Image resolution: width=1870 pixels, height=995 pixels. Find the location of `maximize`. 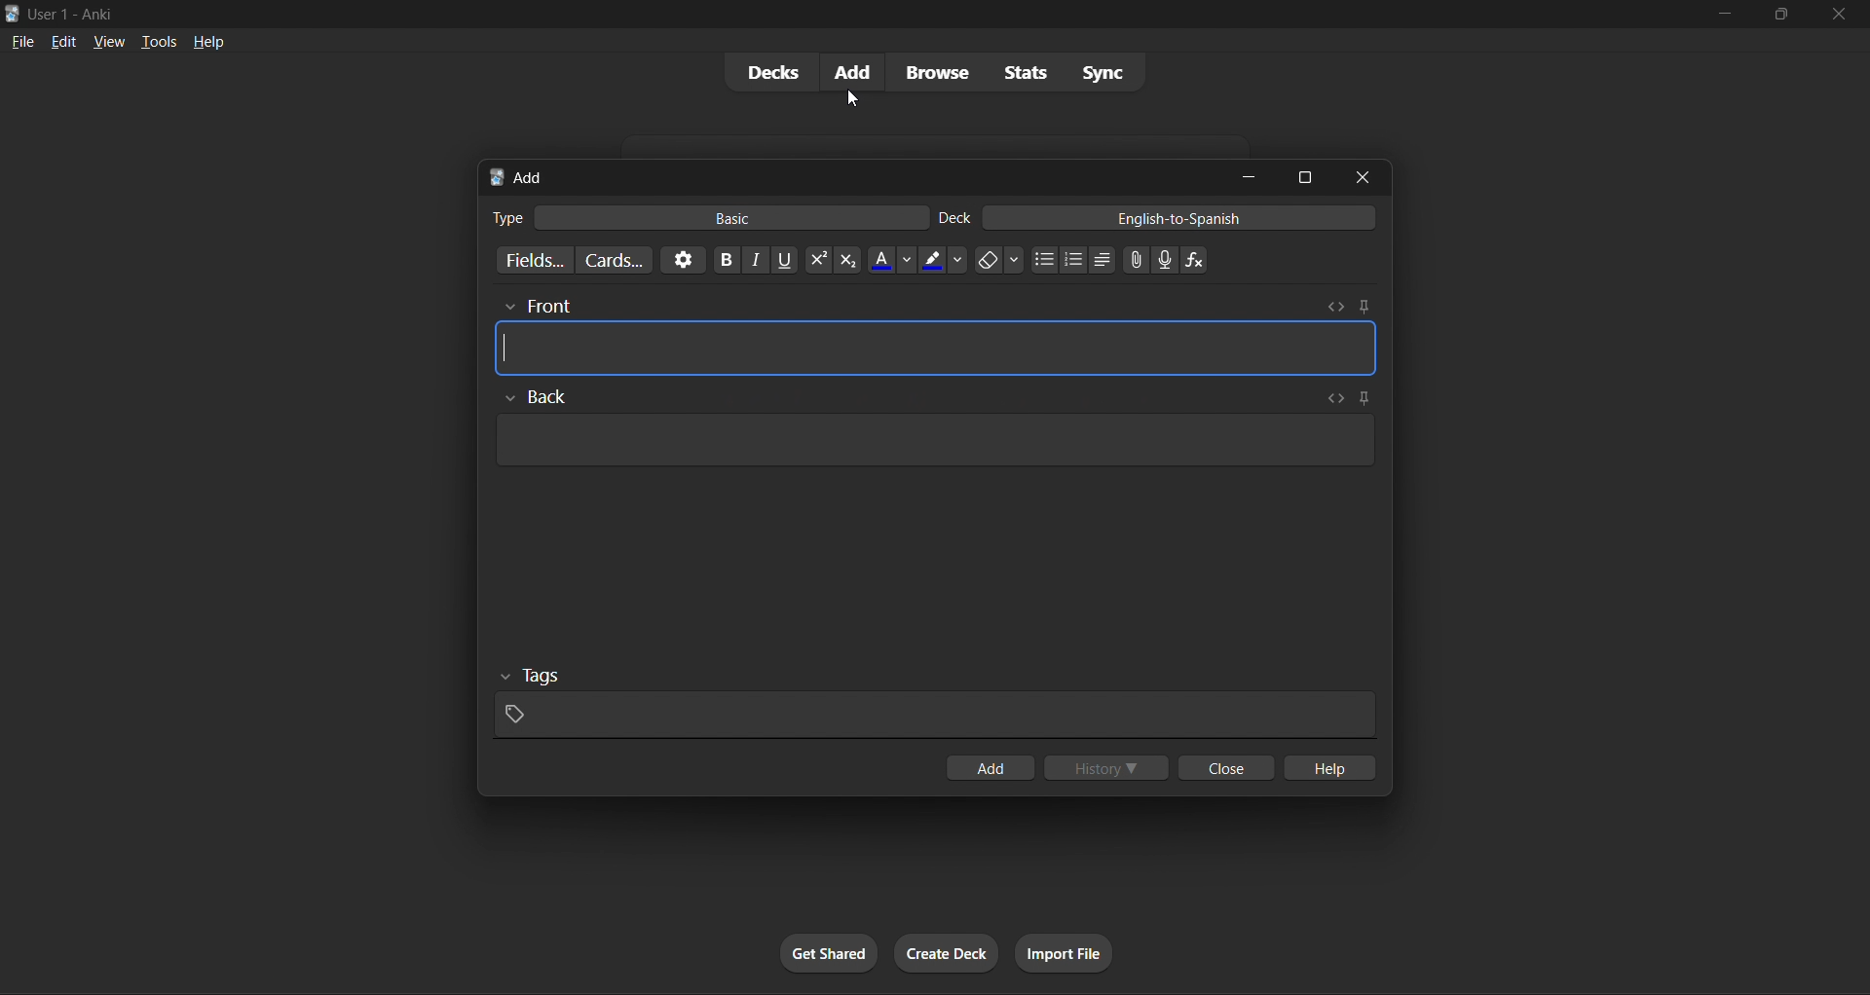

maximize is located at coordinates (1303, 177).